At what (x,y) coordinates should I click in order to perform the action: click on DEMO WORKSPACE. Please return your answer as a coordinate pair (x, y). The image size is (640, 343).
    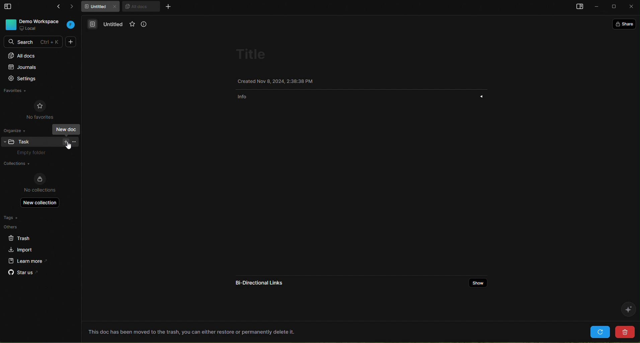
    Looking at the image, I should click on (41, 21).